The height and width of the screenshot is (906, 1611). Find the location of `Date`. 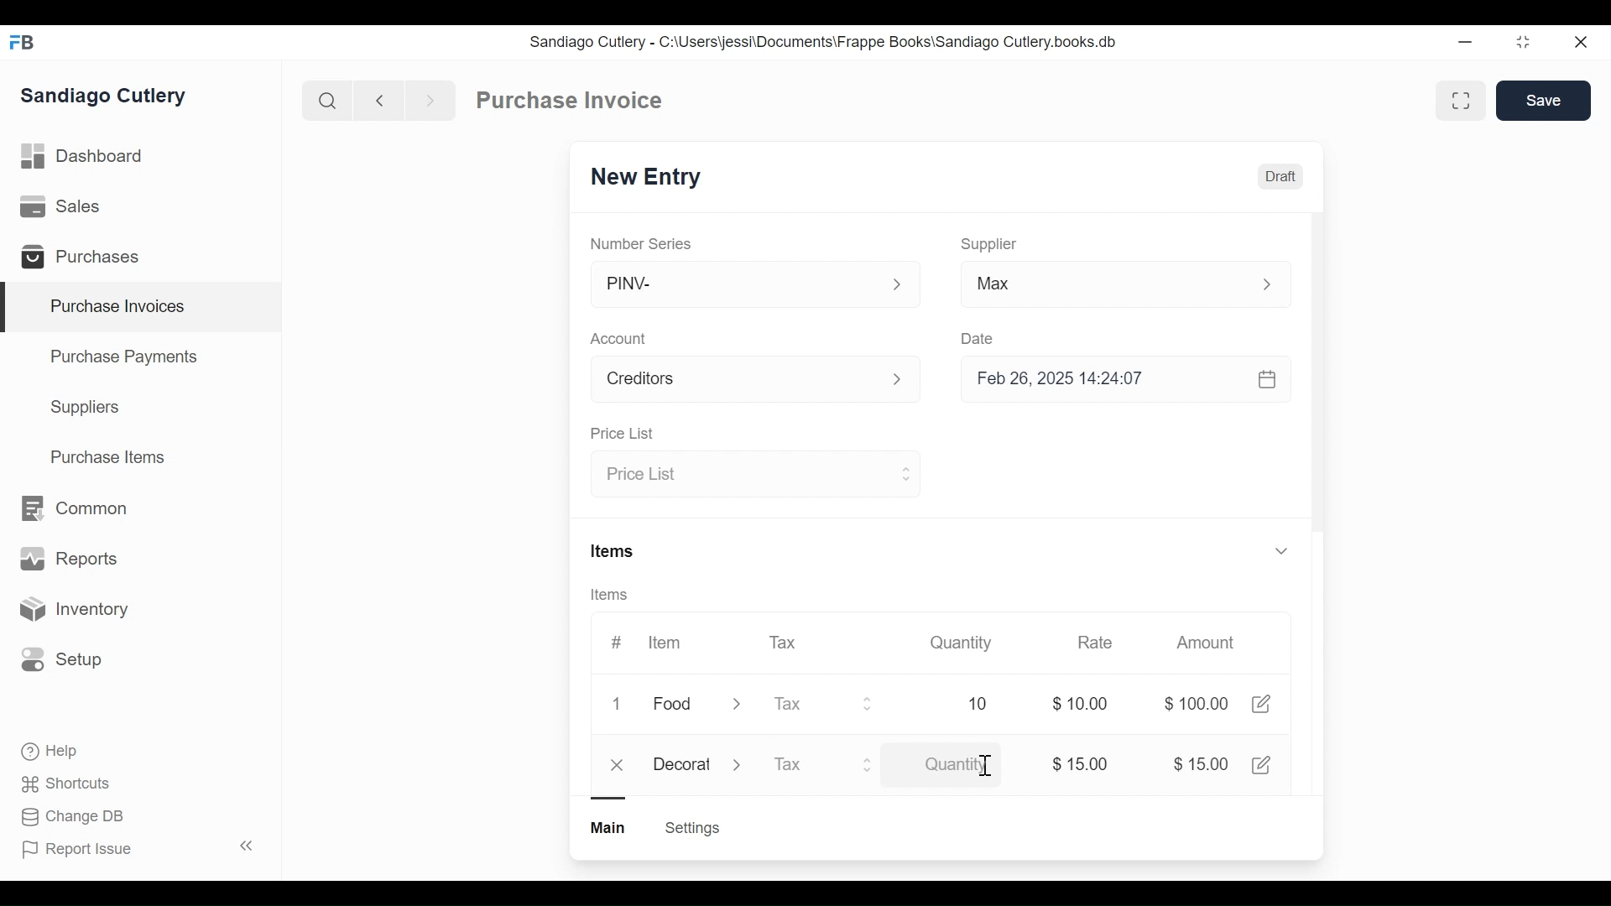

Date is located at coordinates (978, 338).